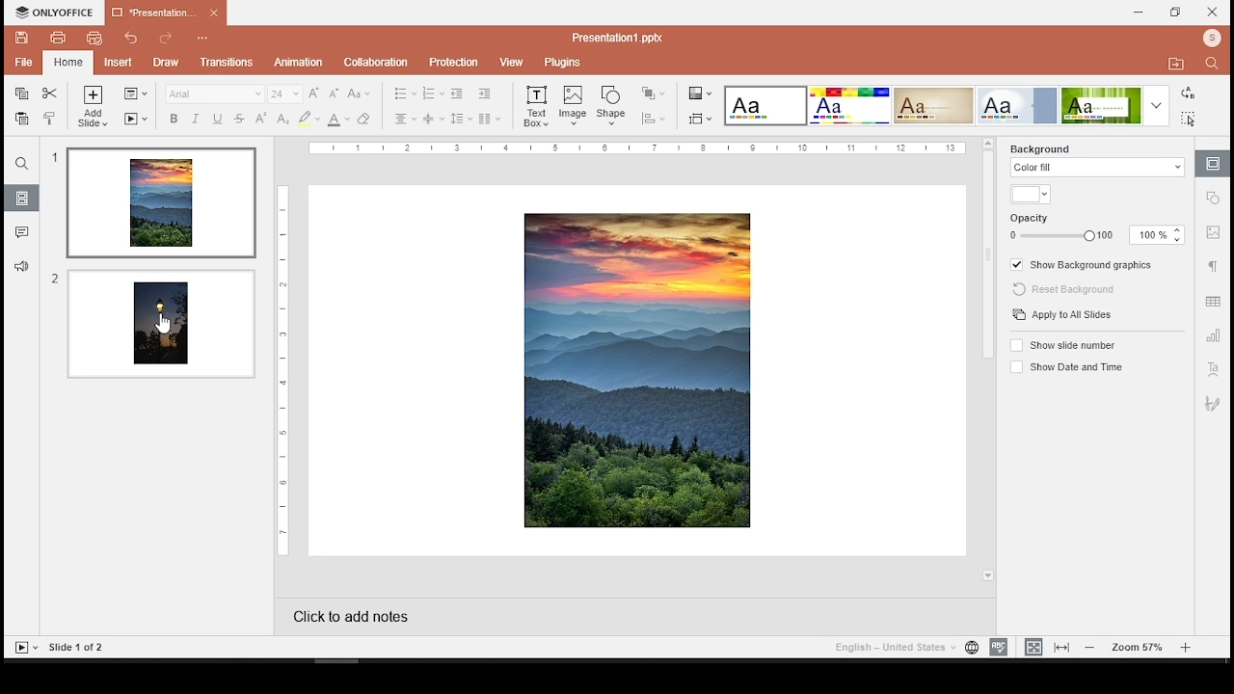  What do you see at coordinates (456, 95) in the screenshot?
I see `decrease indent` at bounding box center [456, 95].